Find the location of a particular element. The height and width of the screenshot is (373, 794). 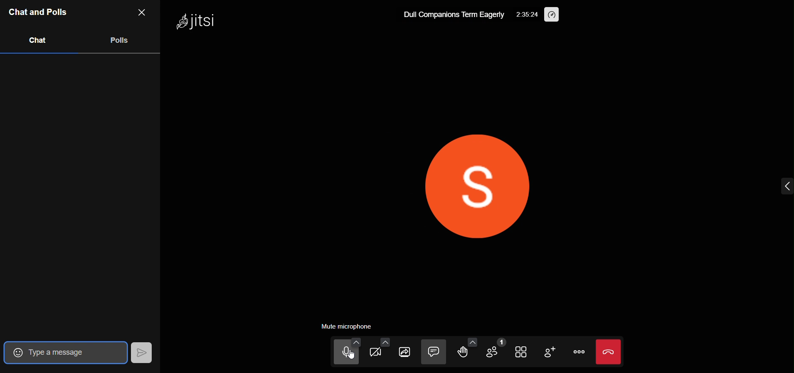

video is located at coordinates (380, 355).